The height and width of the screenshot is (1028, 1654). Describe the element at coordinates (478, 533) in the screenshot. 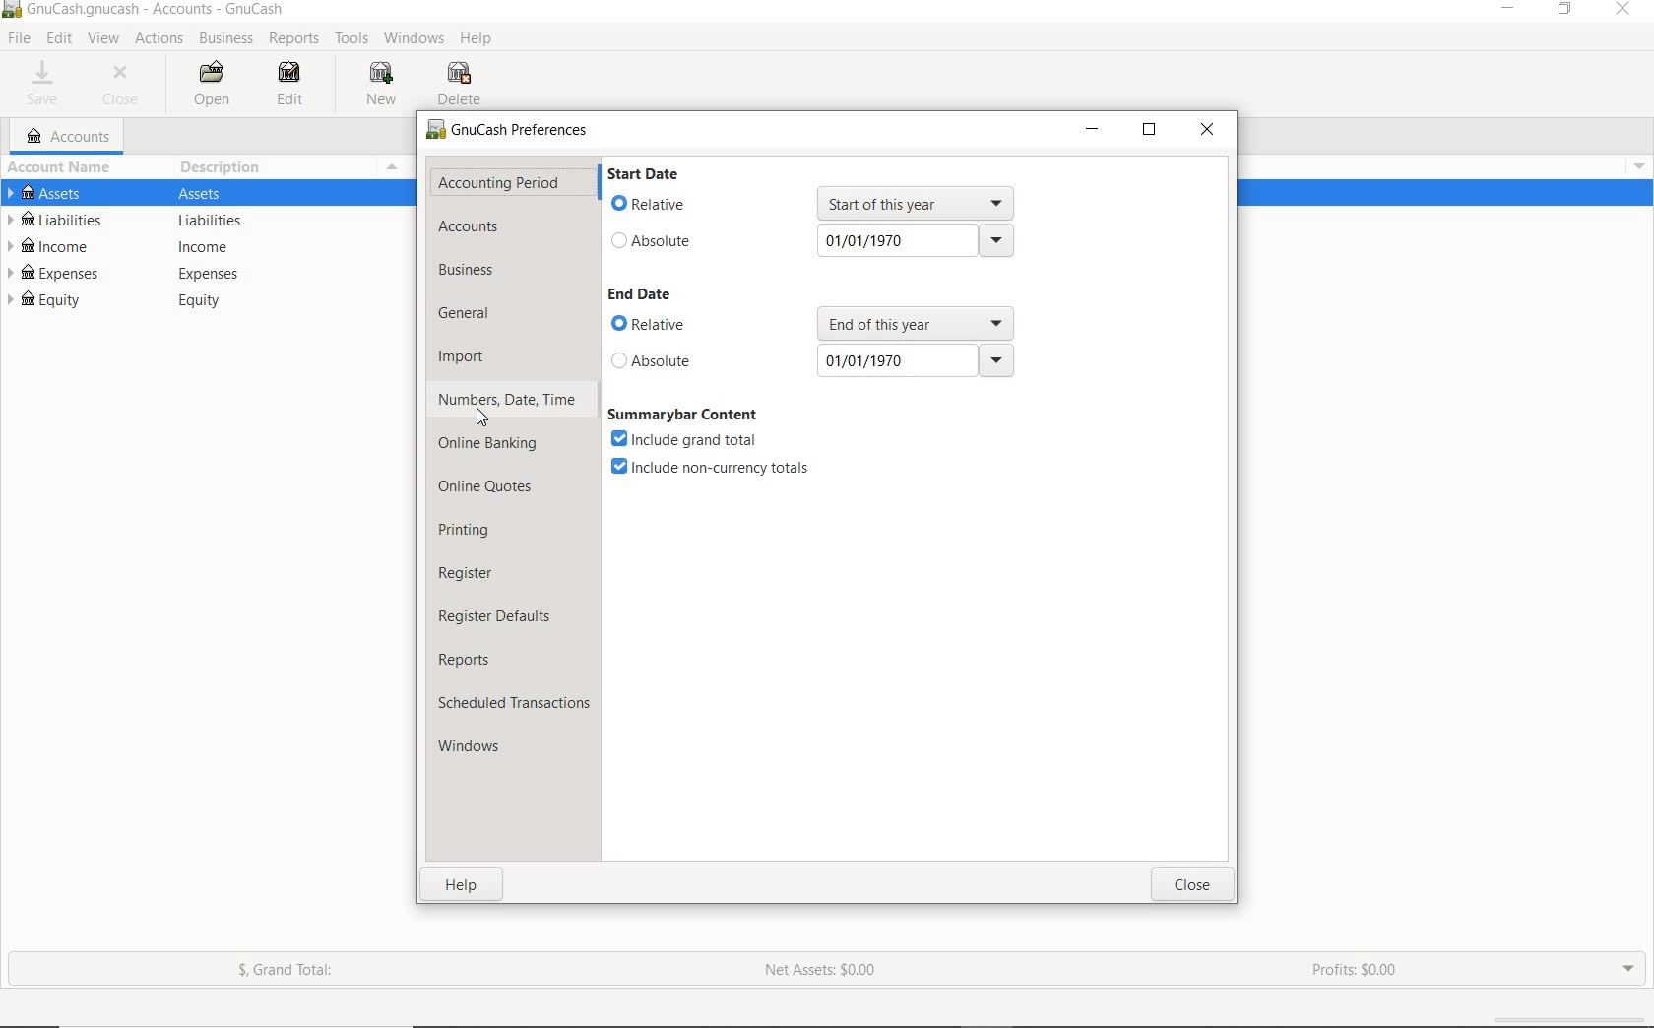

I see `printing` at that location.